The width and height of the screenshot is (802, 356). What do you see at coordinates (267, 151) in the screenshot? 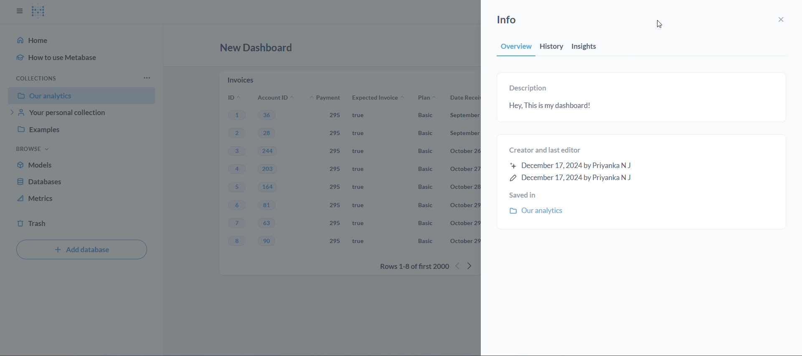
I see `244` at bounding box center [267, 151].